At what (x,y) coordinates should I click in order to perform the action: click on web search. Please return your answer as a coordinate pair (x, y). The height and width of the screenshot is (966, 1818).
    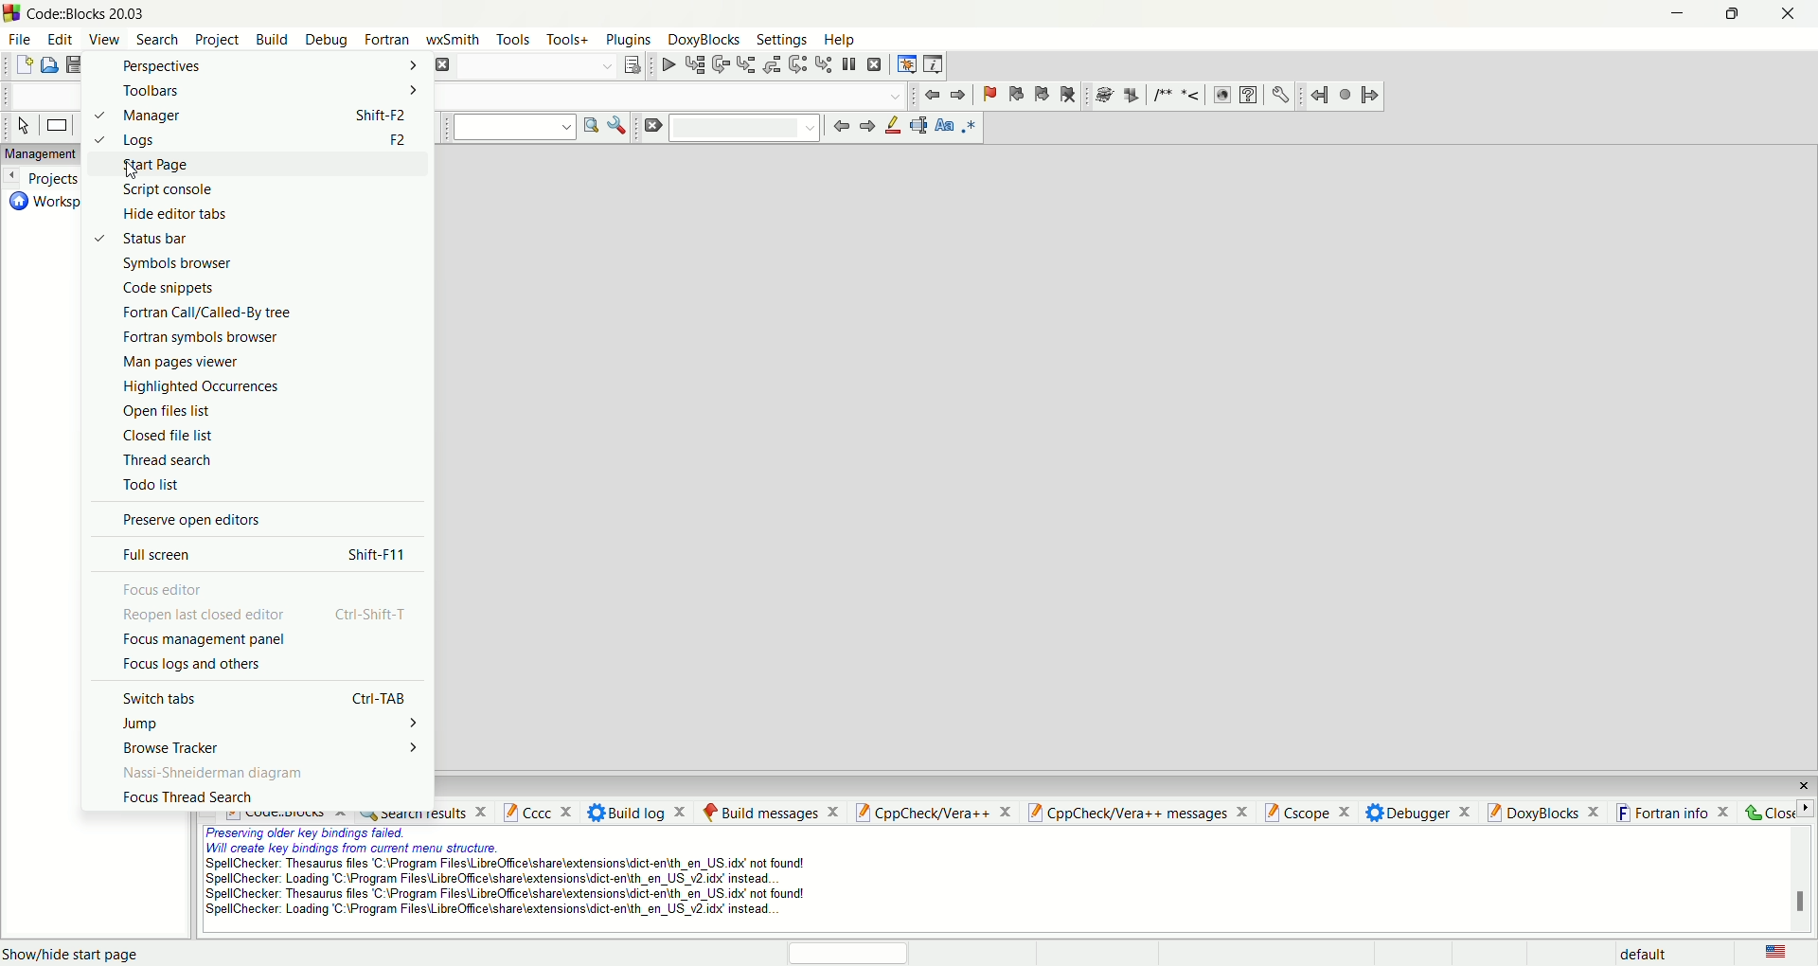
    Looking at the image, I should click on (1223, 98).